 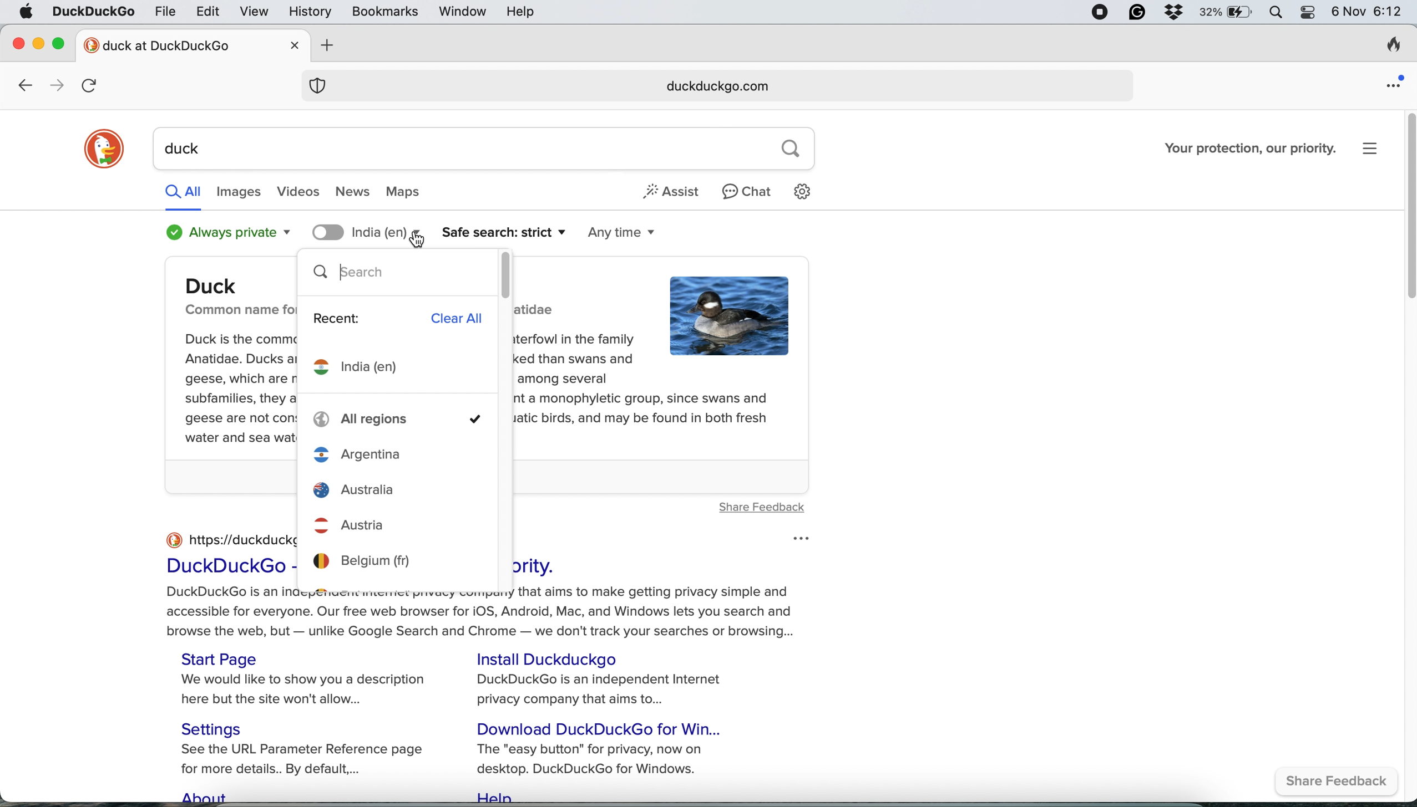 What do you see at coordinates (603, 691) in the screenshot?
I see `DuckDuckGo is an independent Internet
privacy company that aims to...` at bounding box center [603, 691].